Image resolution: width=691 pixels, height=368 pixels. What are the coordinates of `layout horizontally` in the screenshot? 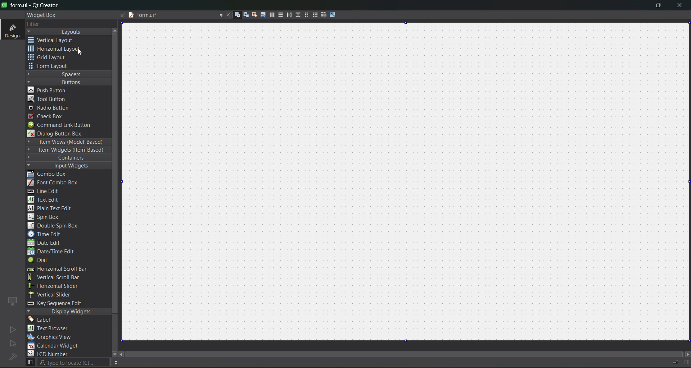 It's located at (270, 16).